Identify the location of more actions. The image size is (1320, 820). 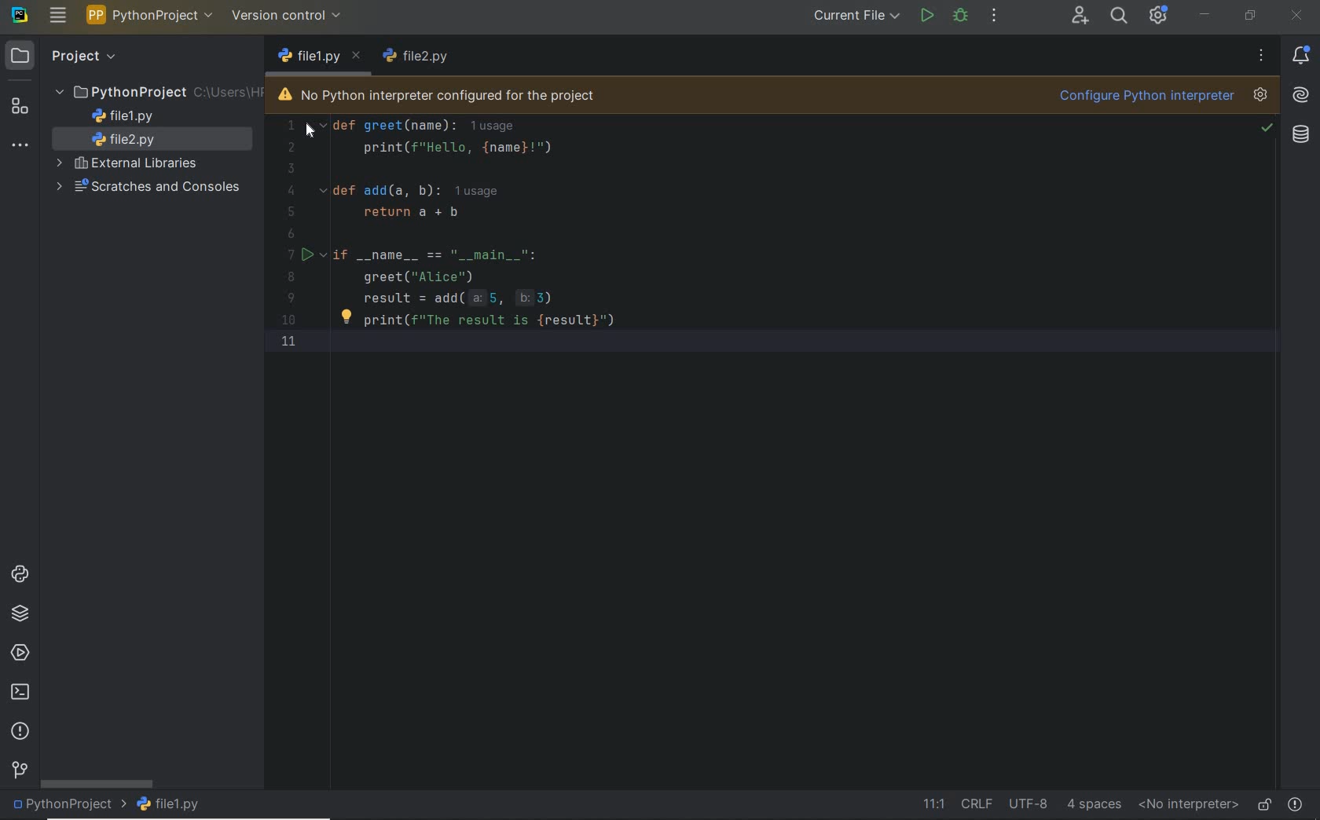
(994, 15).